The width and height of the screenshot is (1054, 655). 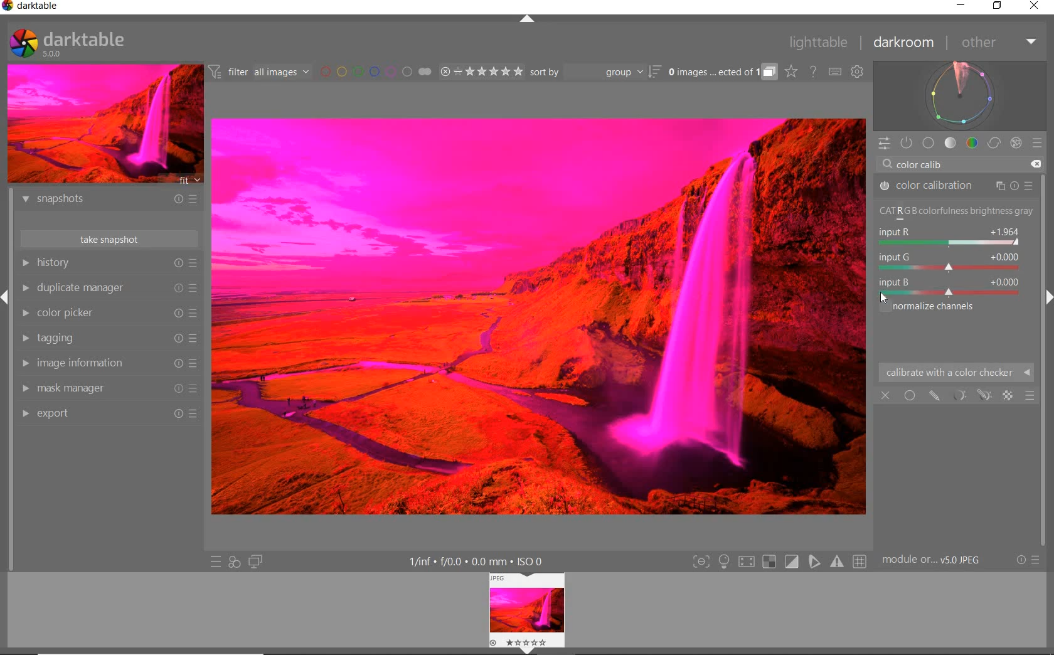 I want to click on SYSTEM LOGO, so click(x=68, y=43).